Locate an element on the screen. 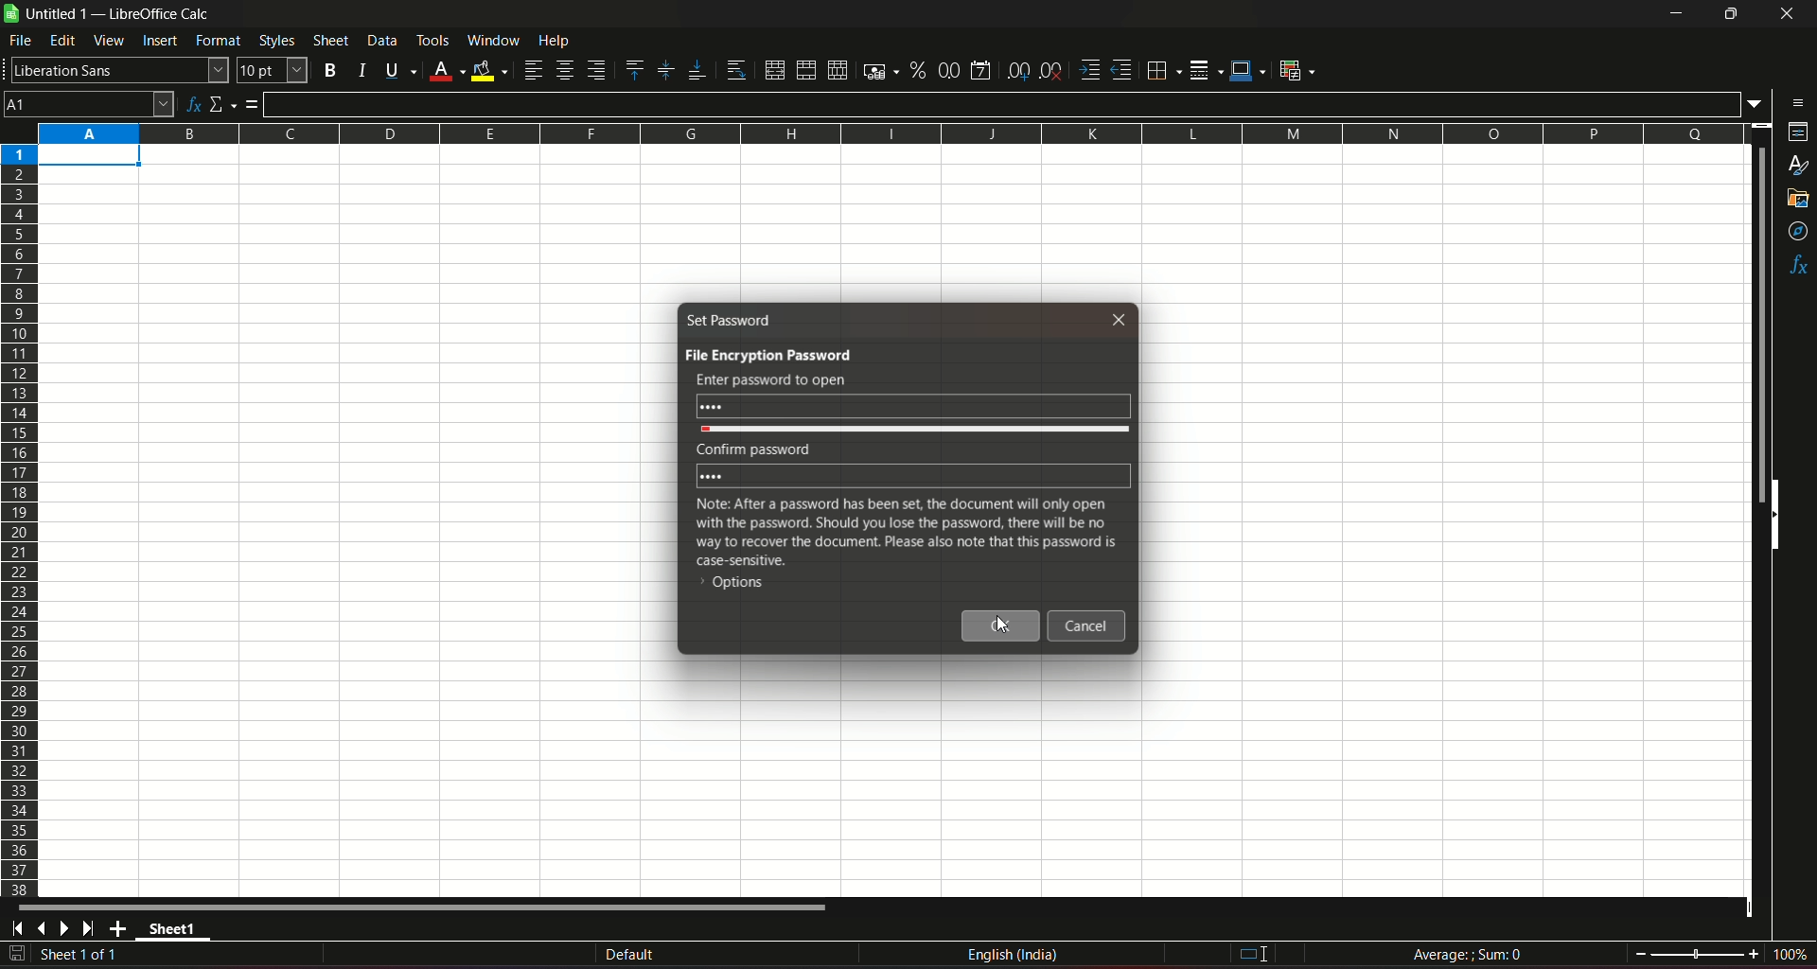 Image resolution: width=1817 pixels, height=969 pixels. decrease indent is located at coordinates (1122, 71).